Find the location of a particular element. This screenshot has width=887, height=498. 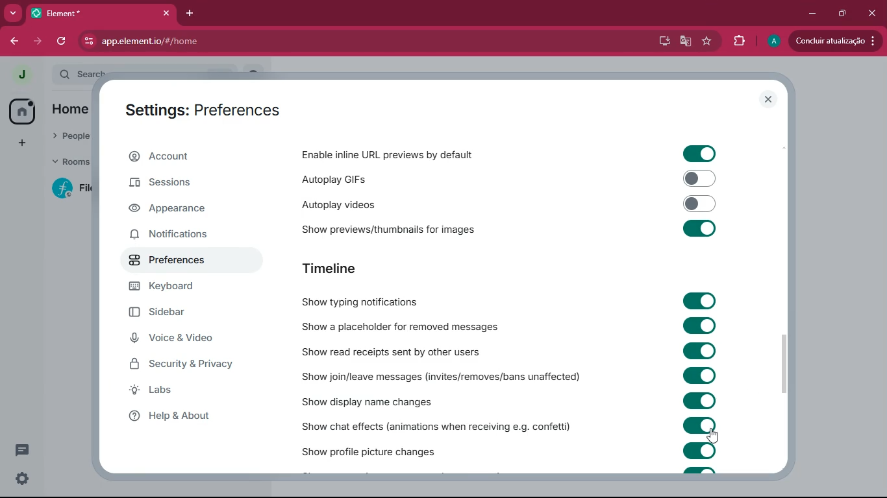

app.element.io/#/home is located at coordinates (222, 40).